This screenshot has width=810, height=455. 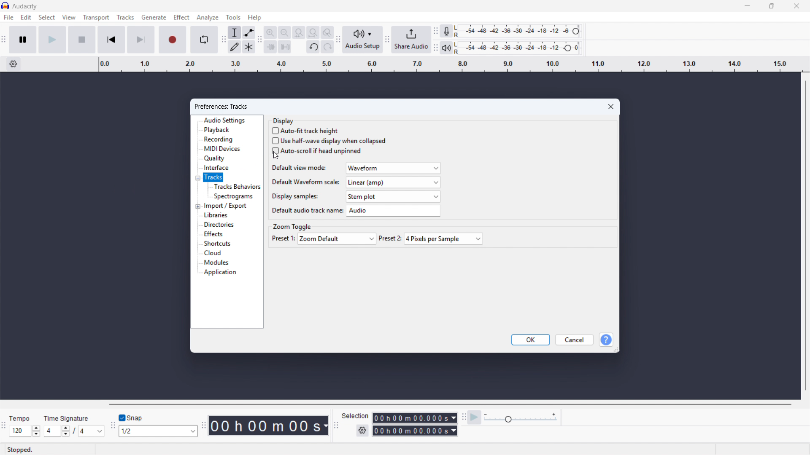 What do you see at coordinates (219, 225) in the screenshot?
I see `directories` at bounding box center [219, 225].